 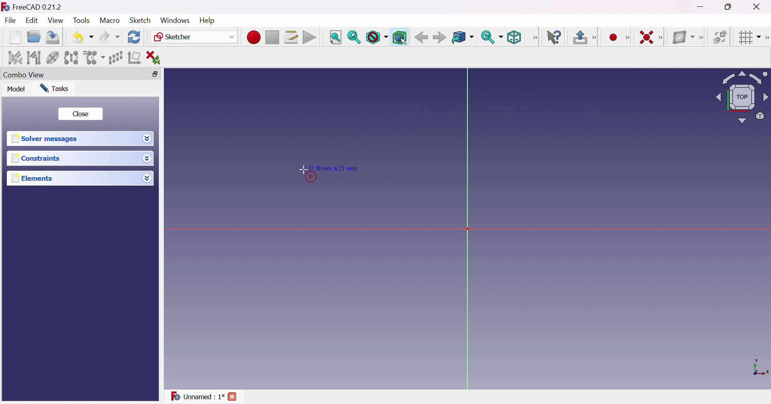 What do you see at coordinates (157, 58) in the screenshot?
I see `Delete all constraints` at bounding box center [157, 58].